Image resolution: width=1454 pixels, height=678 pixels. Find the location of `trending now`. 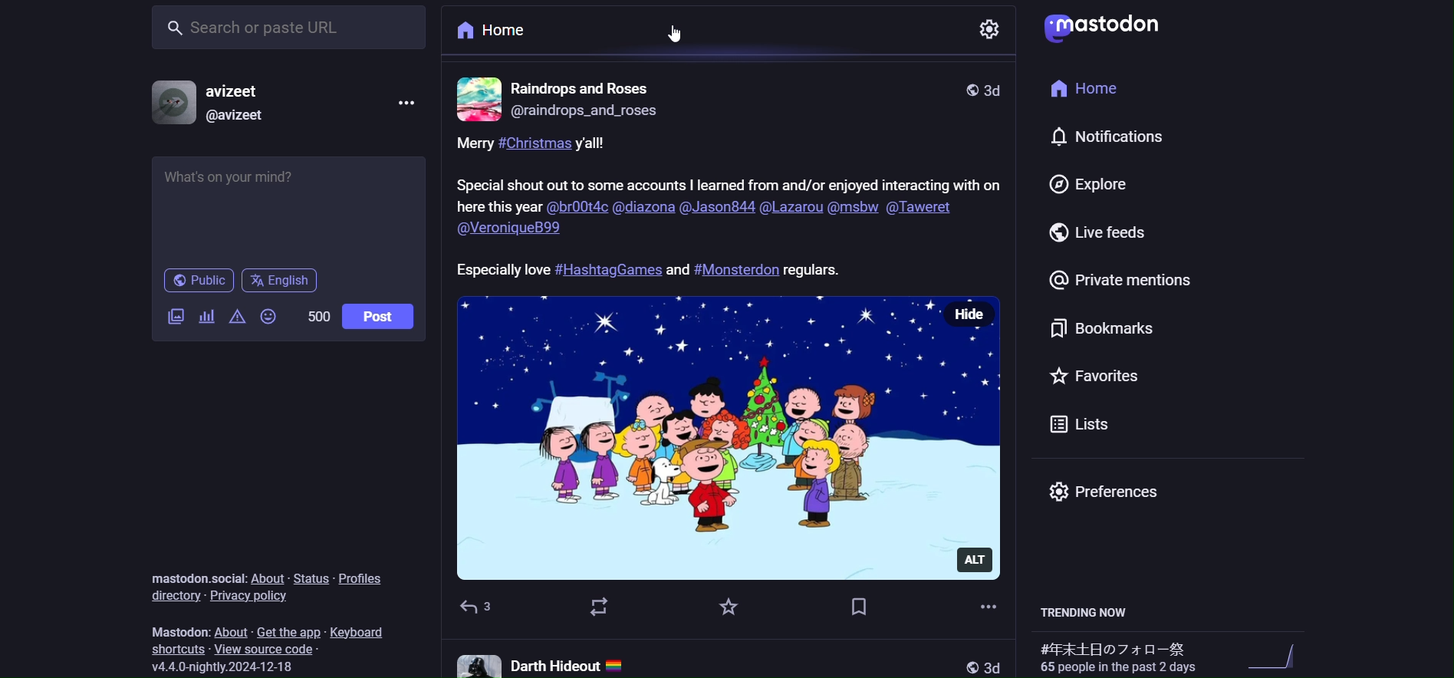

trending now is located at coordinates (1084, 613).